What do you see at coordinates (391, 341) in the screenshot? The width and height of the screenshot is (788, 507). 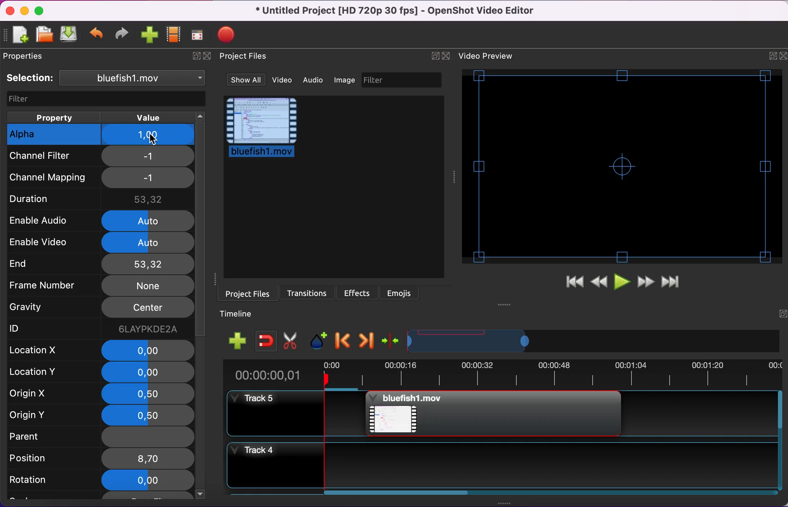 I see `center the timeline` at bounding box center [391, 341].